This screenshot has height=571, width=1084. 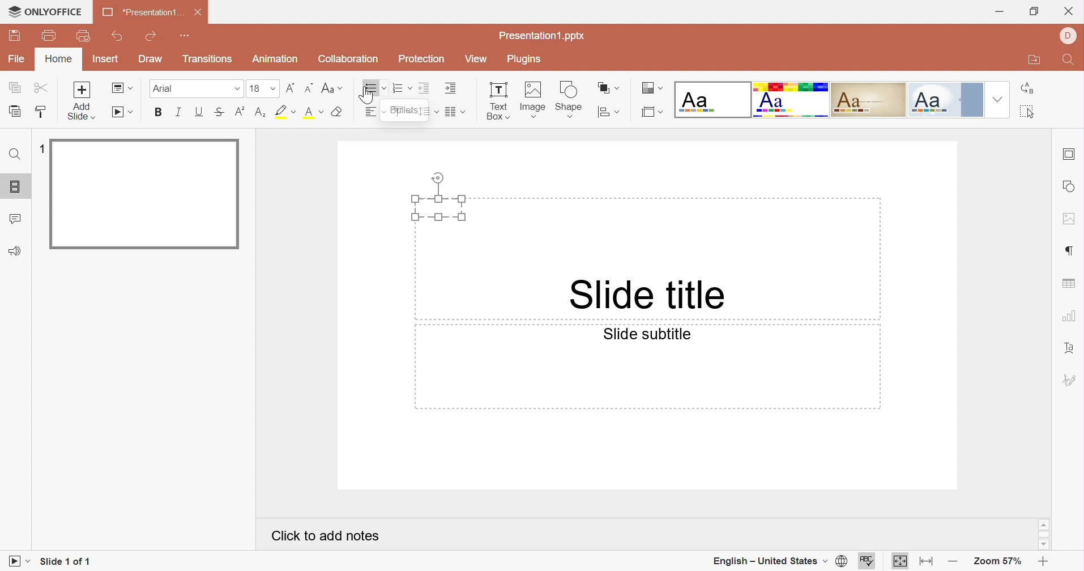 I want to click on Text Art settings, so click(x=1072, y=348).